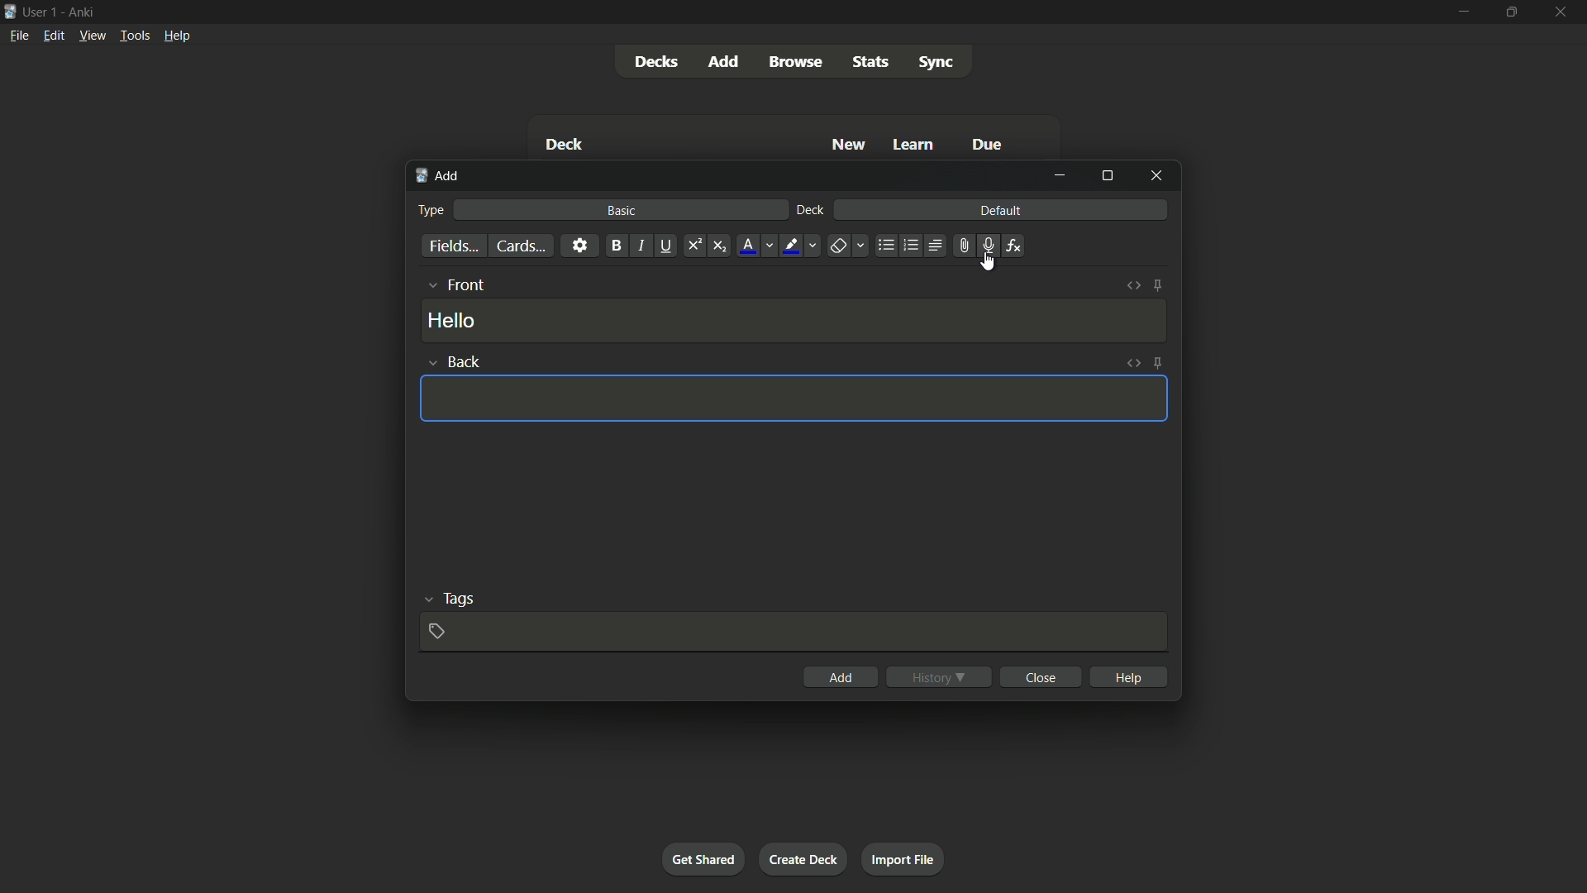  I want to click on help menu, so click(178, 36).